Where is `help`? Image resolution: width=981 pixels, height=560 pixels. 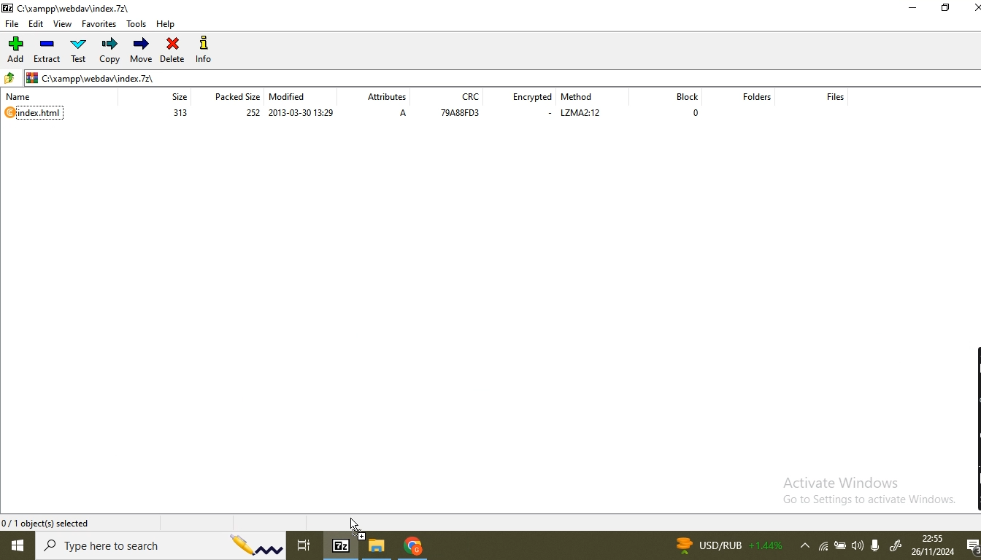
help is located at coordinates (168, 23).